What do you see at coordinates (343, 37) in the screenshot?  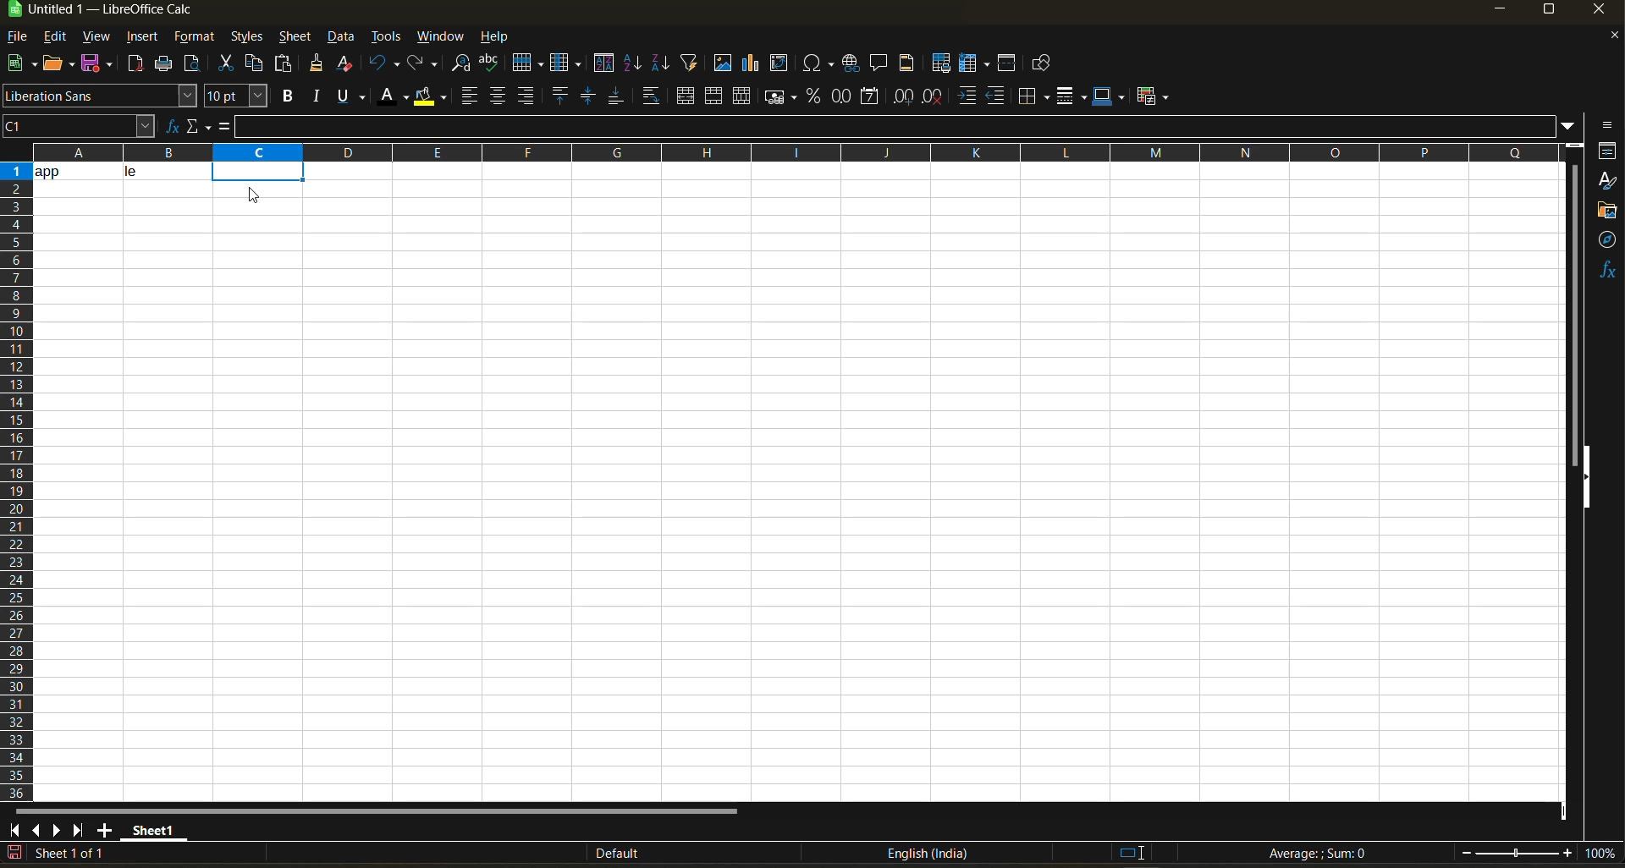 I see `data` at bounding box center [343, 37].